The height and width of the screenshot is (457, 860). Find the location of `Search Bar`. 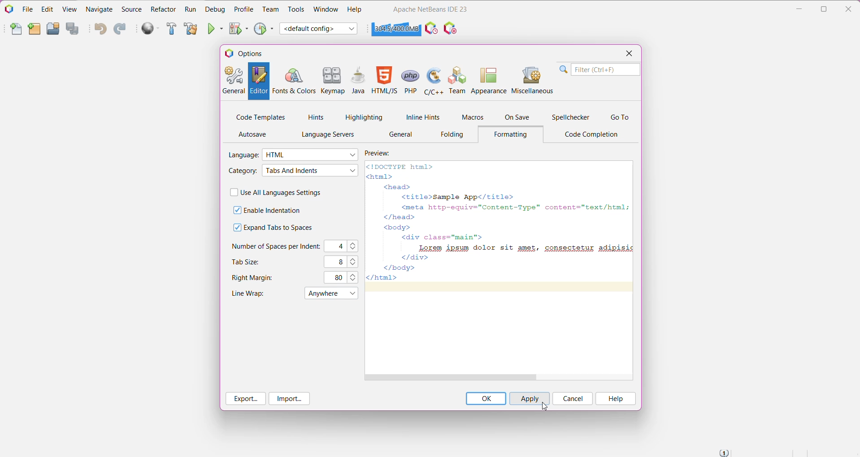

Search Bar is located at coordinates (599, 69).